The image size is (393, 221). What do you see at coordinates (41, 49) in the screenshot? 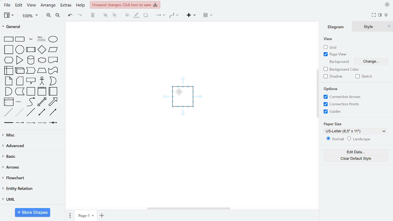
I see `general shapes` at bounding box center [41, 49].